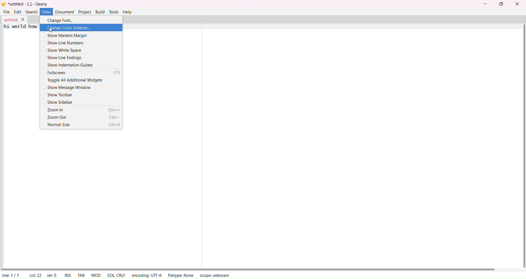 This screenshot has width=526, height=279. What do you see at coordinates (4, 4) in the screenshot?
I see `logo` at bounding box center [4, 4].